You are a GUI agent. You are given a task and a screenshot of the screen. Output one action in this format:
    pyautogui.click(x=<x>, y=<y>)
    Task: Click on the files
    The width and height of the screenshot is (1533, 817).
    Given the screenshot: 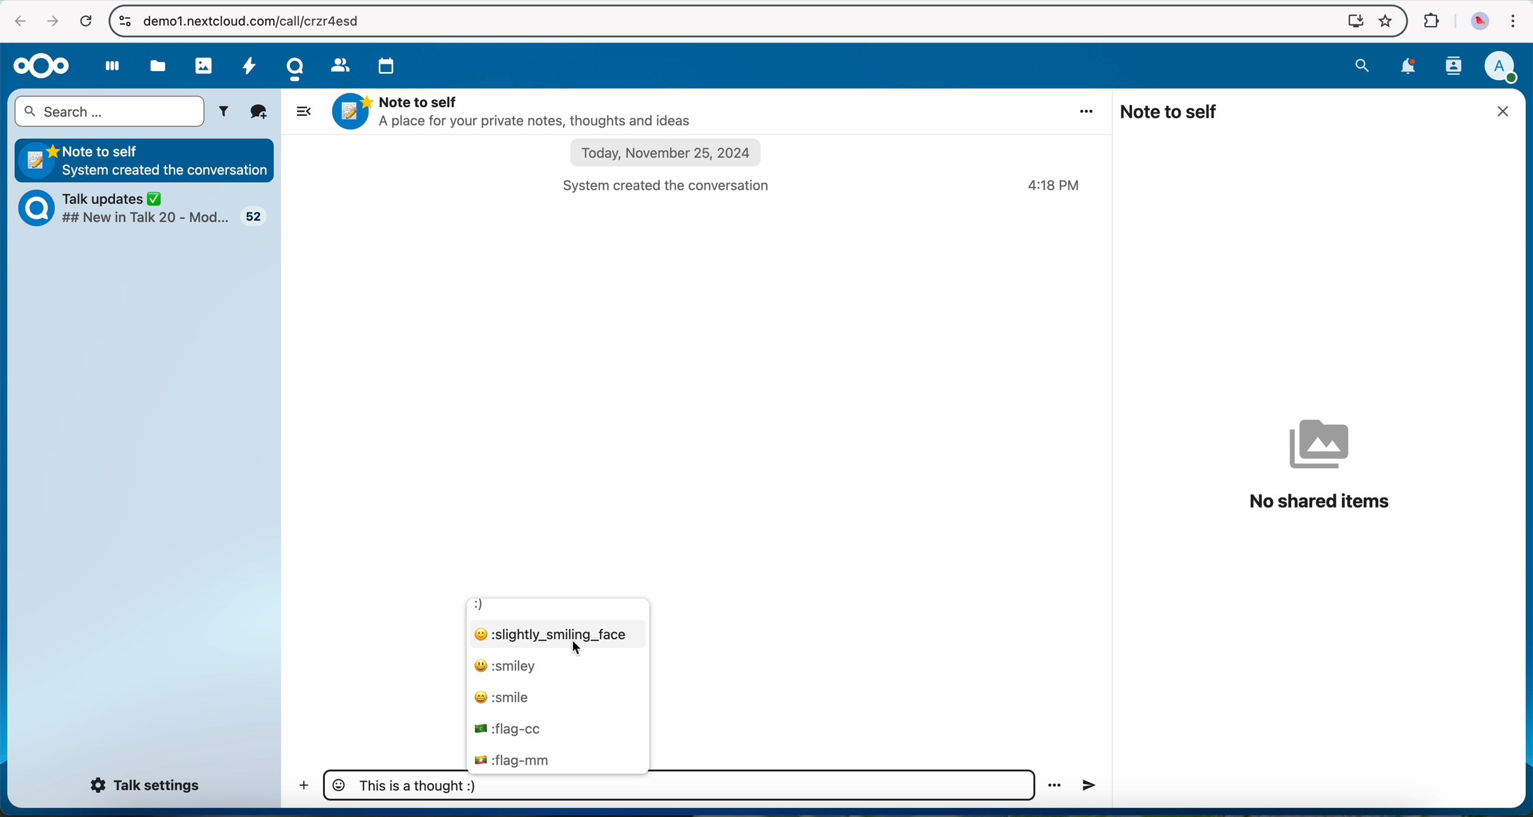 What is the action you would take?
    pyautogui.click(x=159, y=65)
    